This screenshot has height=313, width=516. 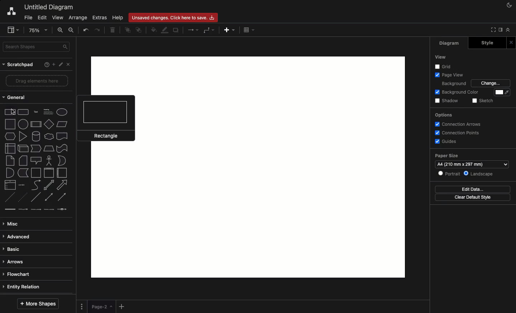 What do you see at coordinates (106, 118) in the screenshot?
I see `Rectangle` at bounding box center [106, 118].